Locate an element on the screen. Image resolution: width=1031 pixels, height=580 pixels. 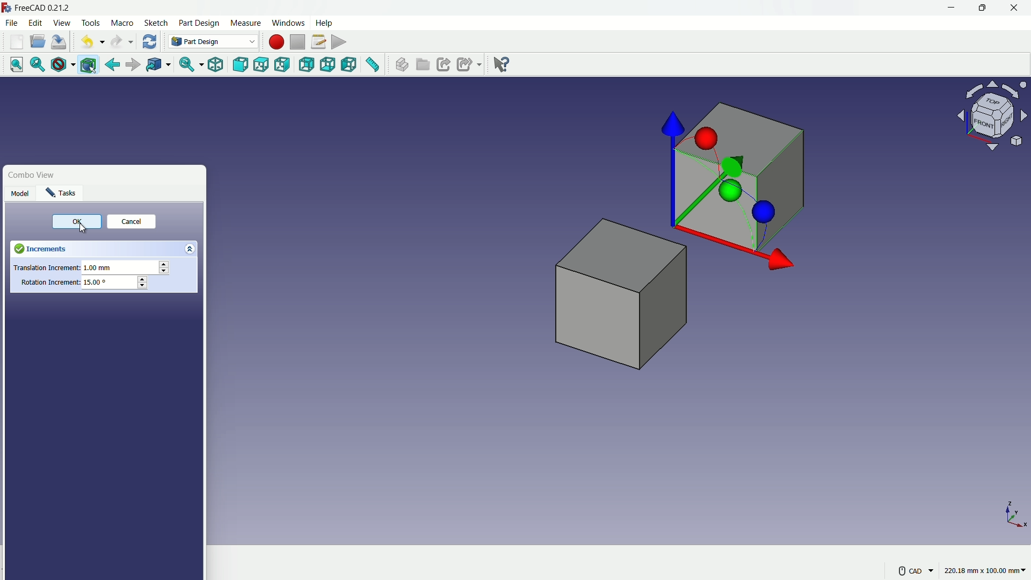
task is located at coordinates (62, 194).